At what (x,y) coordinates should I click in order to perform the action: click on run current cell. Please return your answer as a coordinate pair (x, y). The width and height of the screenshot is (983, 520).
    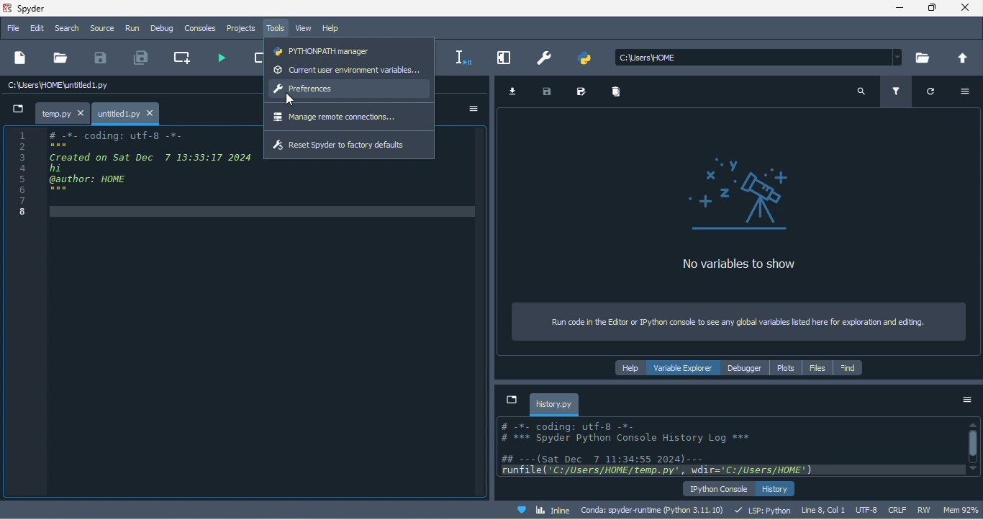
    Looking at the image, I should click on (255, 58).